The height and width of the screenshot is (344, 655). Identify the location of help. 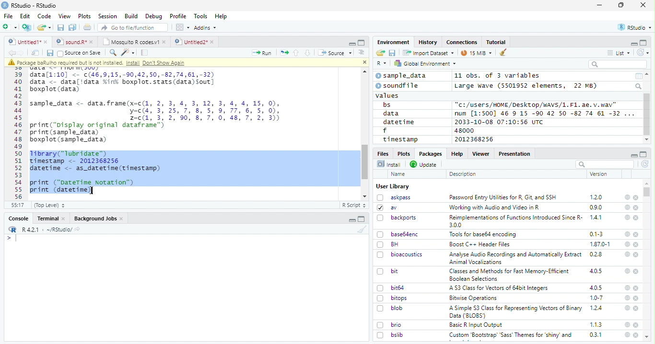
(626, 254).